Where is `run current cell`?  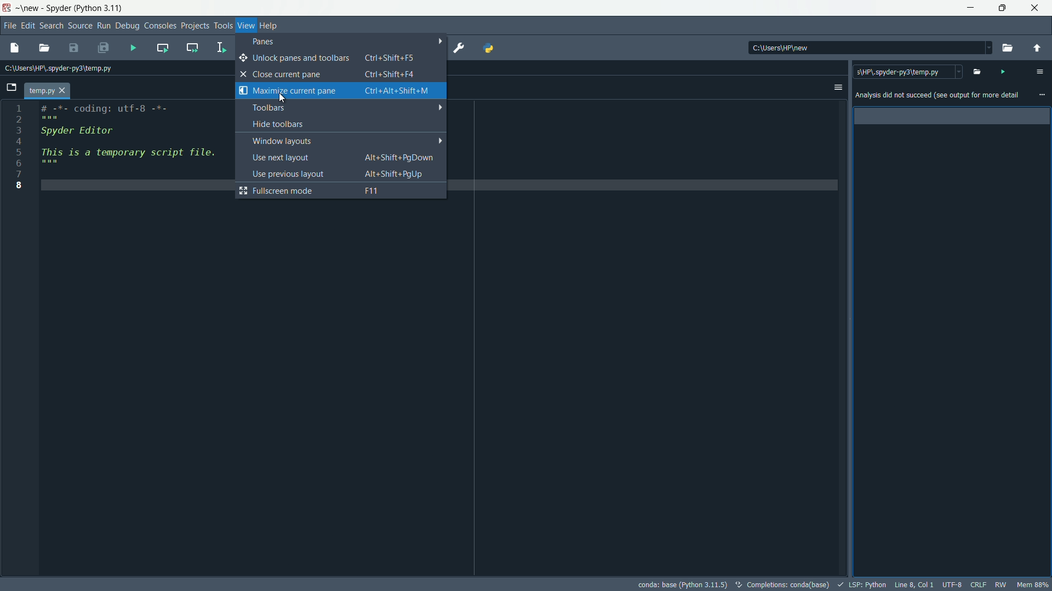
run current cell is located at coordinates (163, 49).